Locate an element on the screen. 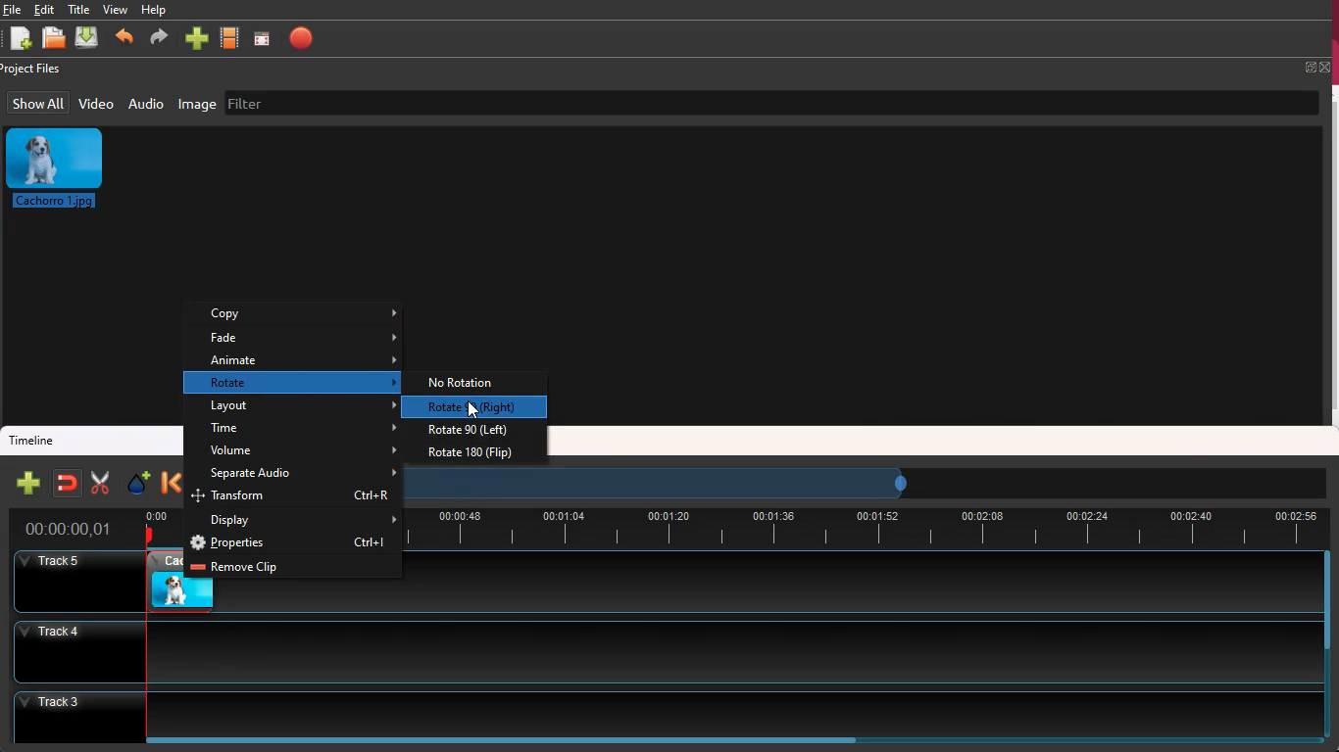 This screenshot has width=1339, height=752. cut is located at coordinates (100, 483).